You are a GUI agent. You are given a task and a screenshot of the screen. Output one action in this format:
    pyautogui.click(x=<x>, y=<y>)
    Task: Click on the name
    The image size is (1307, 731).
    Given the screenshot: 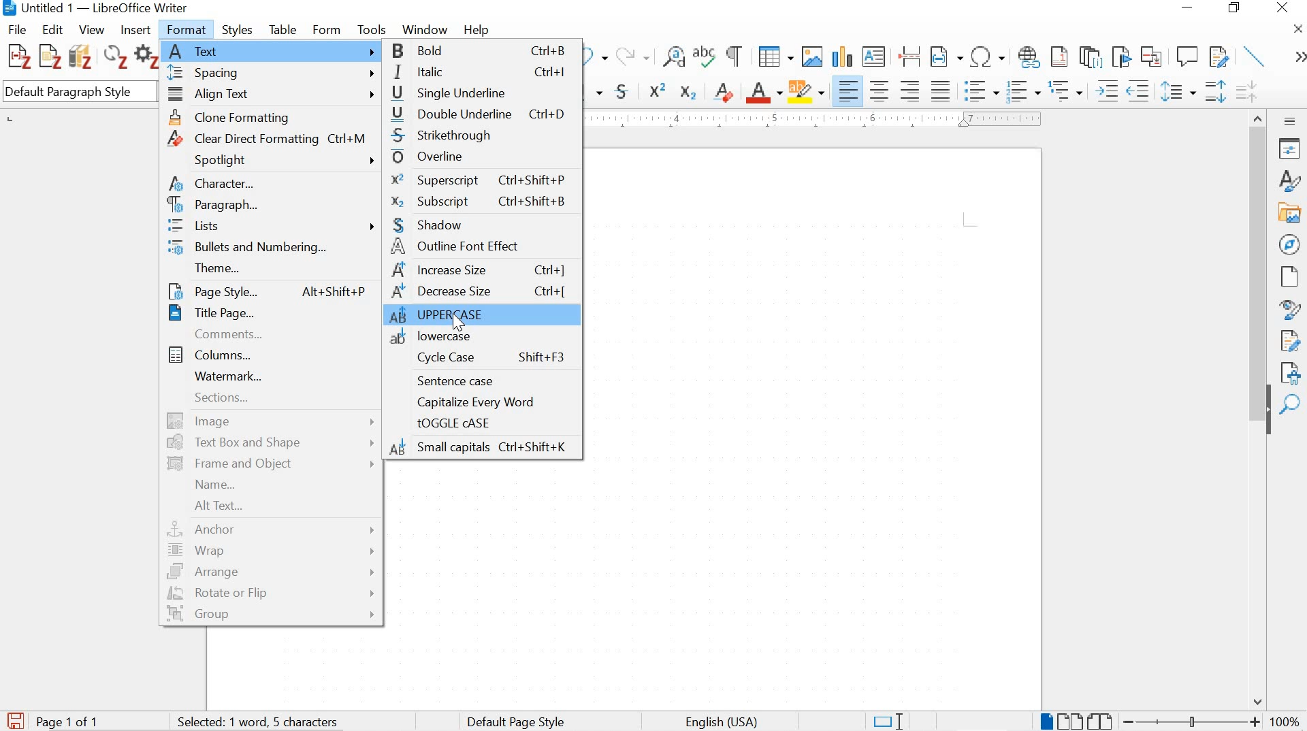 What is the action you would take?
    pyautogui.click(x=270, y=484)
    